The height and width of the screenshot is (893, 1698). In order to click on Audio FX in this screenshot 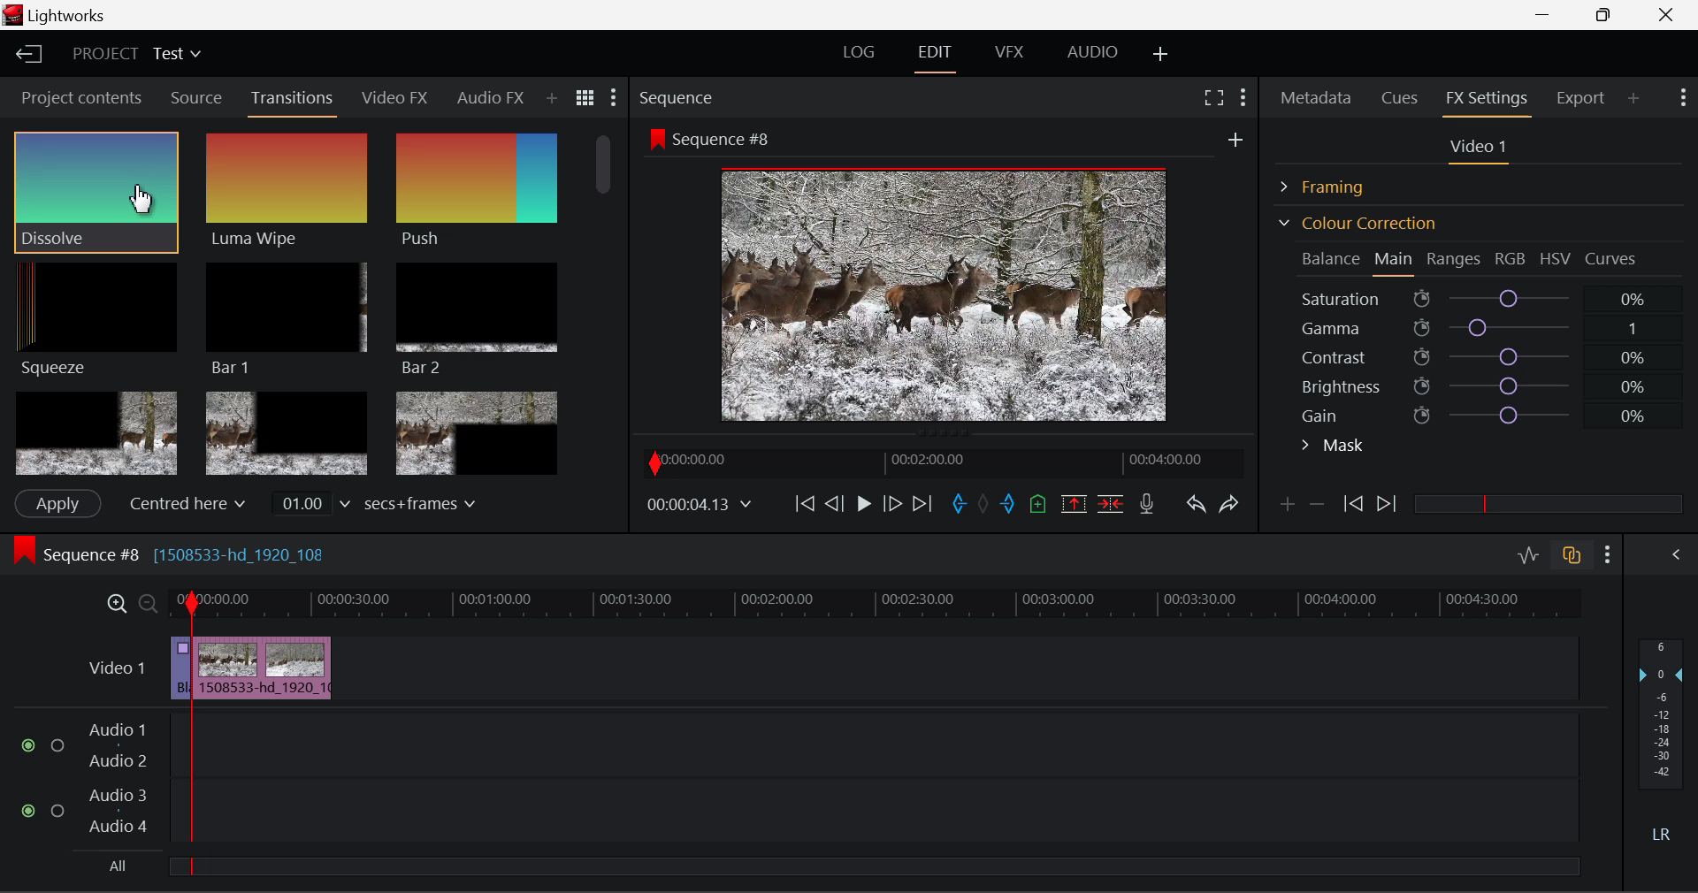, I will do `click(485, 97)`.